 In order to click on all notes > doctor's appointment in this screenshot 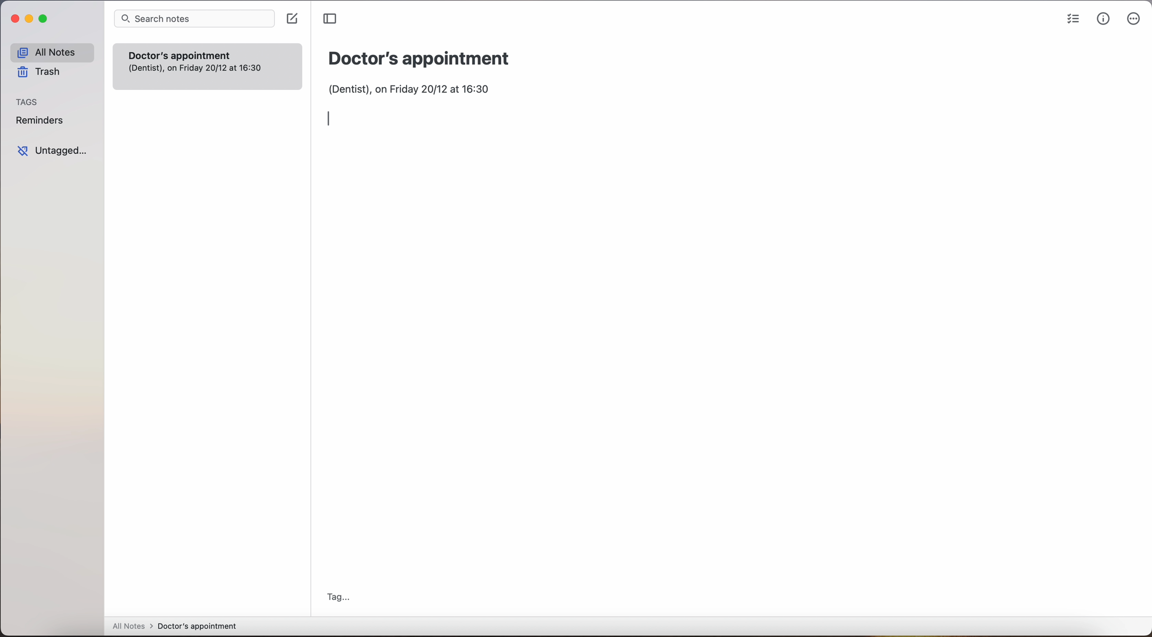, I will do `click(174, 627)`.